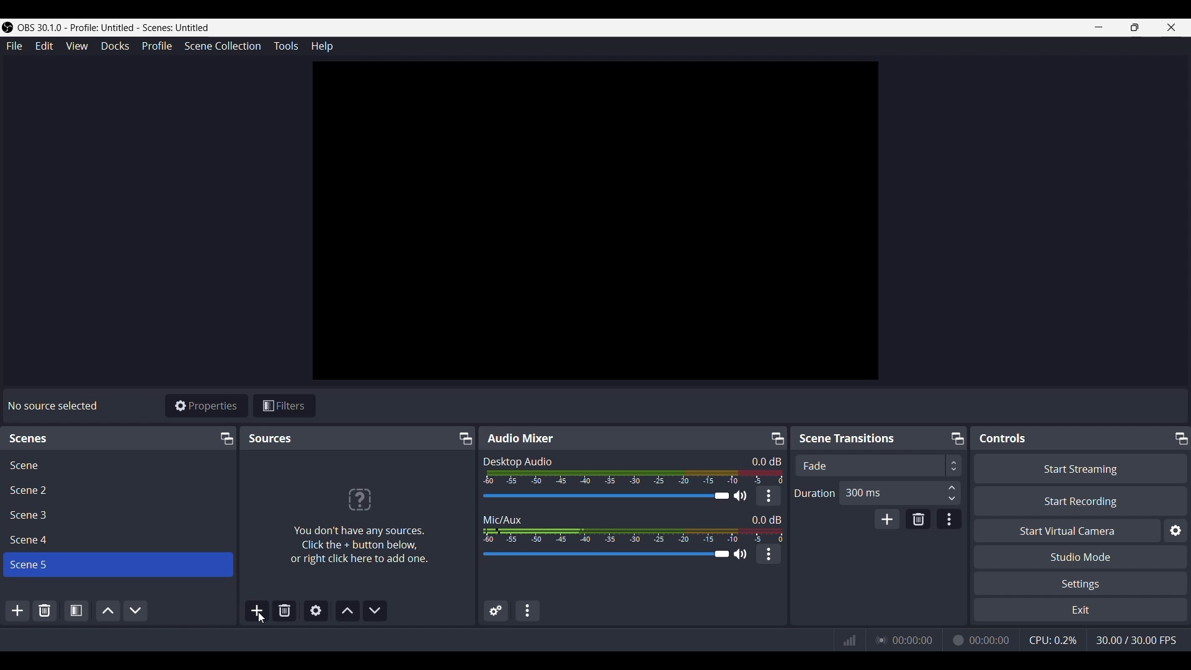  Describe the element at coordinates (528, 610) in the screenshot. I see `Audio Mixer Menu` at that location.